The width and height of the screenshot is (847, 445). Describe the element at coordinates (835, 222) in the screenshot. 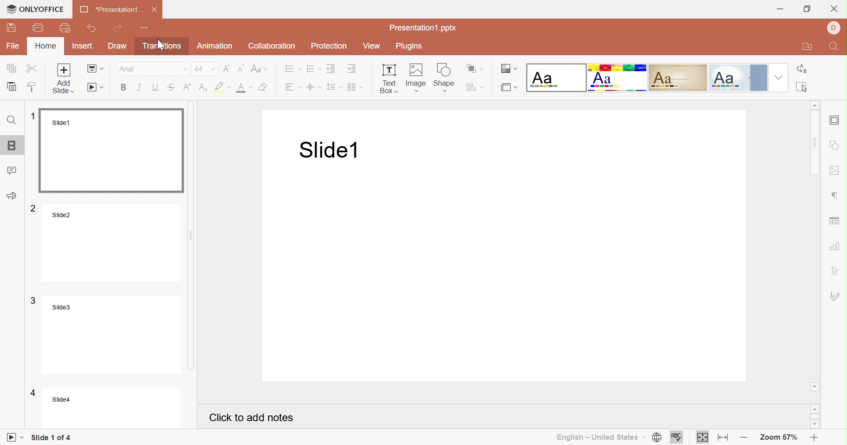

I see `Insert table` at that location.